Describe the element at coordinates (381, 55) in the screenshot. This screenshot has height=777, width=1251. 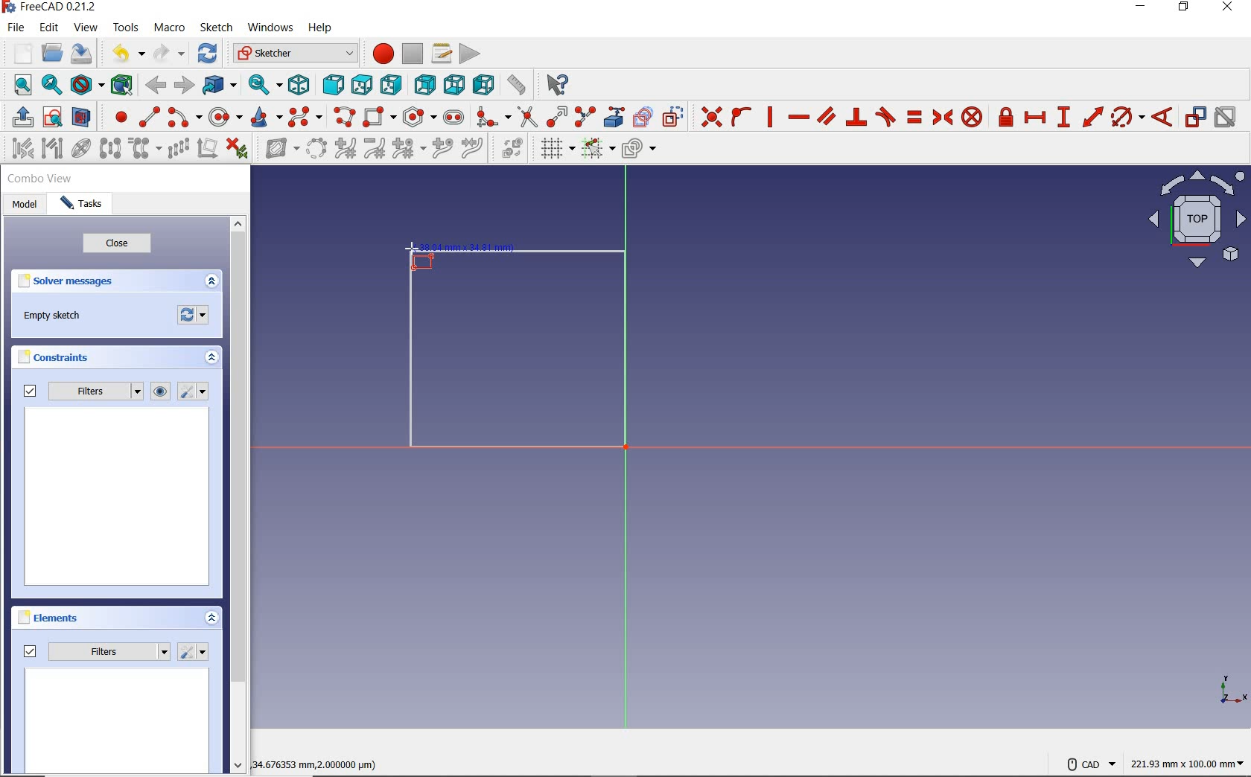
I see `macro recording` at that location.